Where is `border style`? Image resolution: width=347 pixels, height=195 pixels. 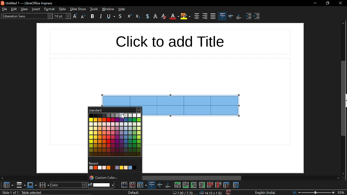 border style is located at coordinates (32, 185).